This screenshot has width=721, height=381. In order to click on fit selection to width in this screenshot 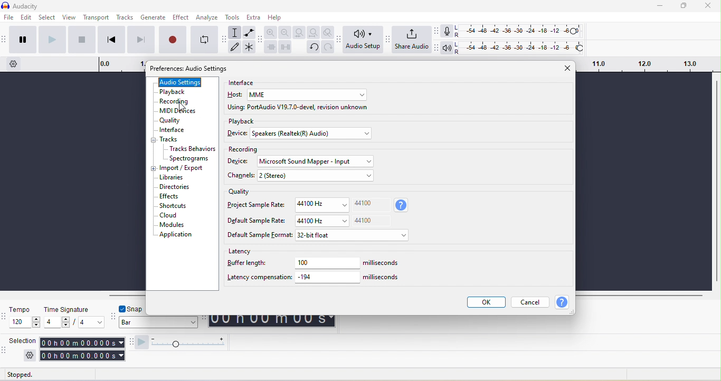, I will do `click(299, 32)`.